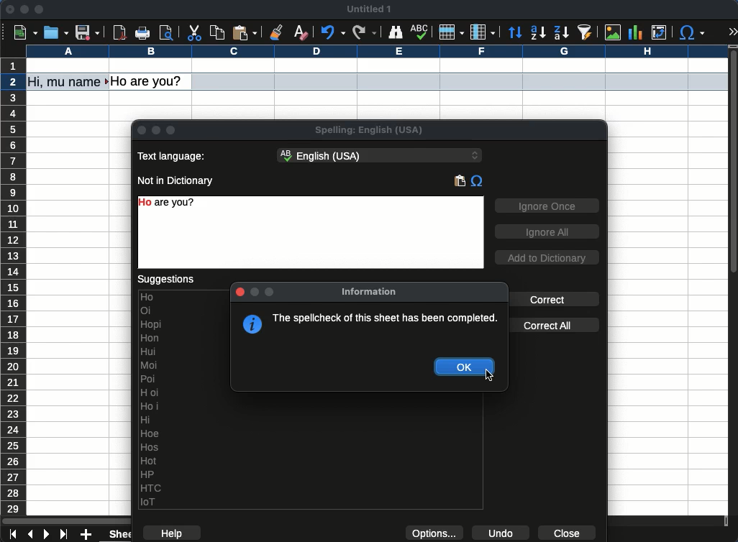 Image resolution: width=738 pixels, height=542 pixels. Describe the element at coordinates (368, 9) in the screenshot. I see `untitled 1` at that location.